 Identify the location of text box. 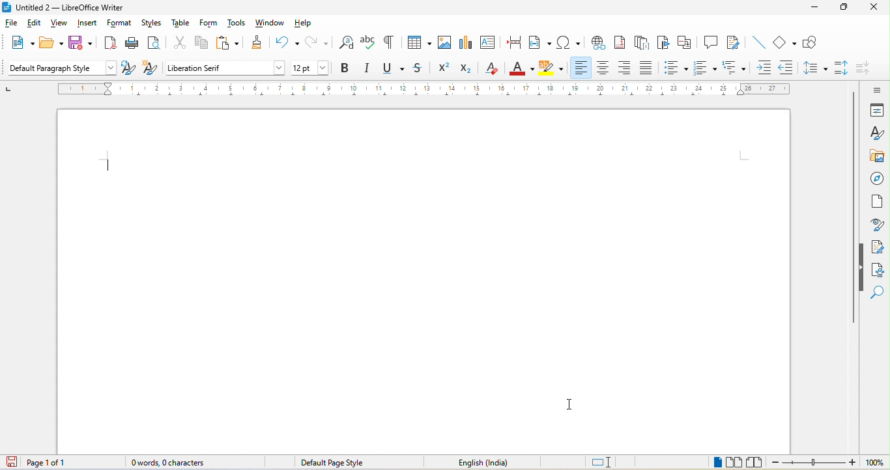
(488, 42).